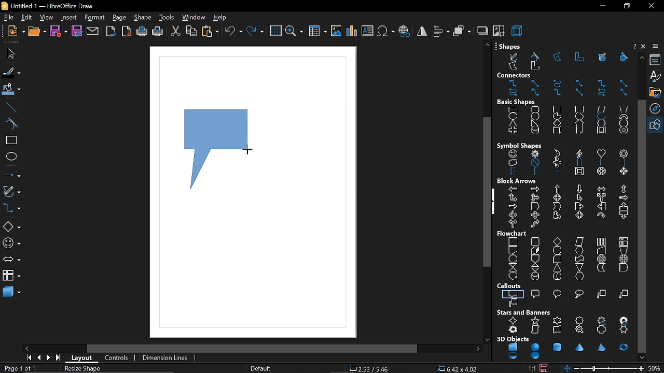 This screenshot has width=664, height=373. Describe the element at coordinates (295, 32) in the screenshot. I see `zoom` at that location.